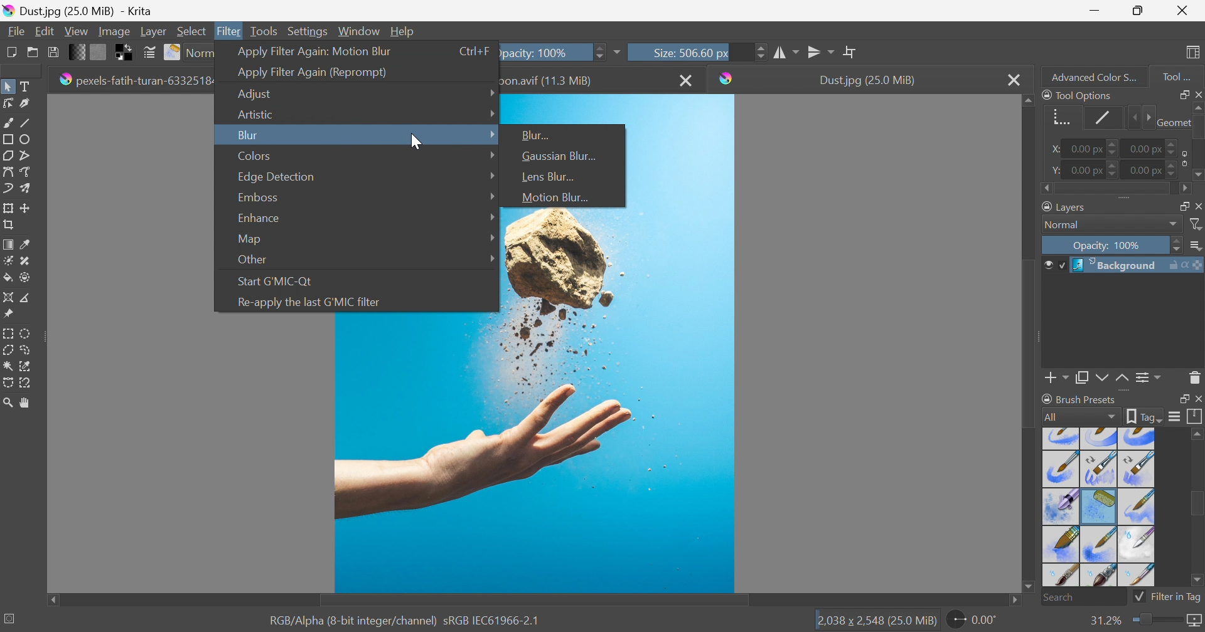 This screenshot has height=632, width=1205. What do you see at coordinates (1114, 169) in the screenshot?
I see `Slider` at bounding box center [1114, 169].